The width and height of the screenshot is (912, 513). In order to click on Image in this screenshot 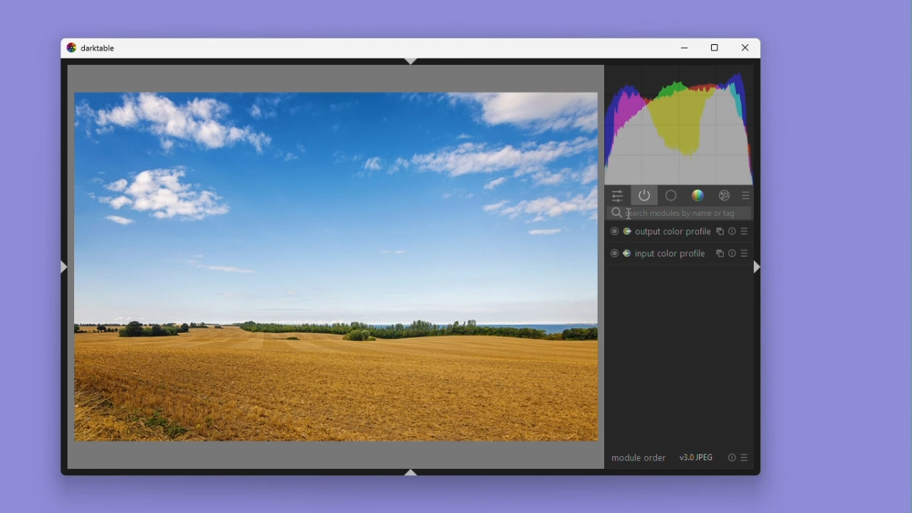, I will do `click(336, 267)`.